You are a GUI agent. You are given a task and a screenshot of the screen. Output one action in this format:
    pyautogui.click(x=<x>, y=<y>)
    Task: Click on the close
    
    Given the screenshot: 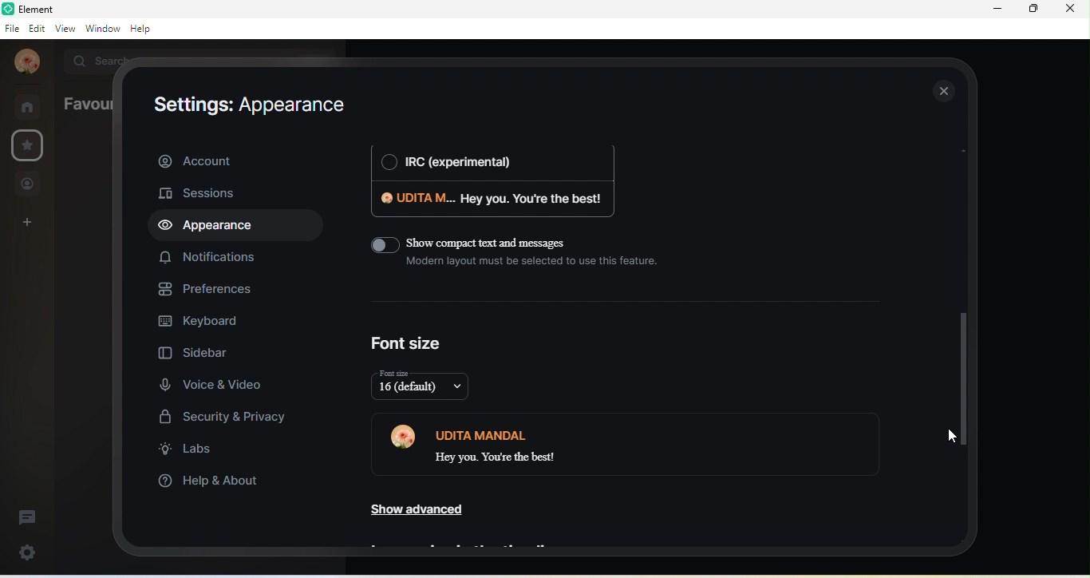 What is the action you would take?
    pyautogui.click(x=946, y=90)
    